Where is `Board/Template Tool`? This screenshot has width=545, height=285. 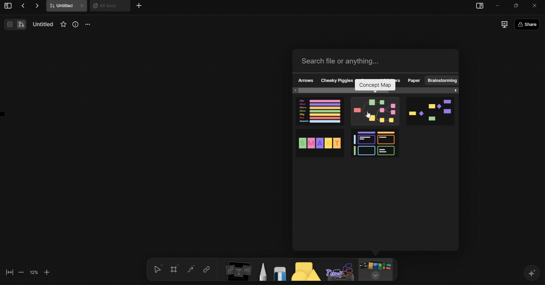
Board/Template Tool is located at coordinates (378, 271).